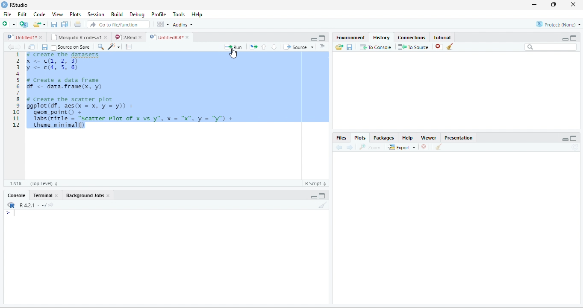 The image size is (583, 308). Describe the element at coordinates (105, 37) in the screenshot. I see `close` at that location.